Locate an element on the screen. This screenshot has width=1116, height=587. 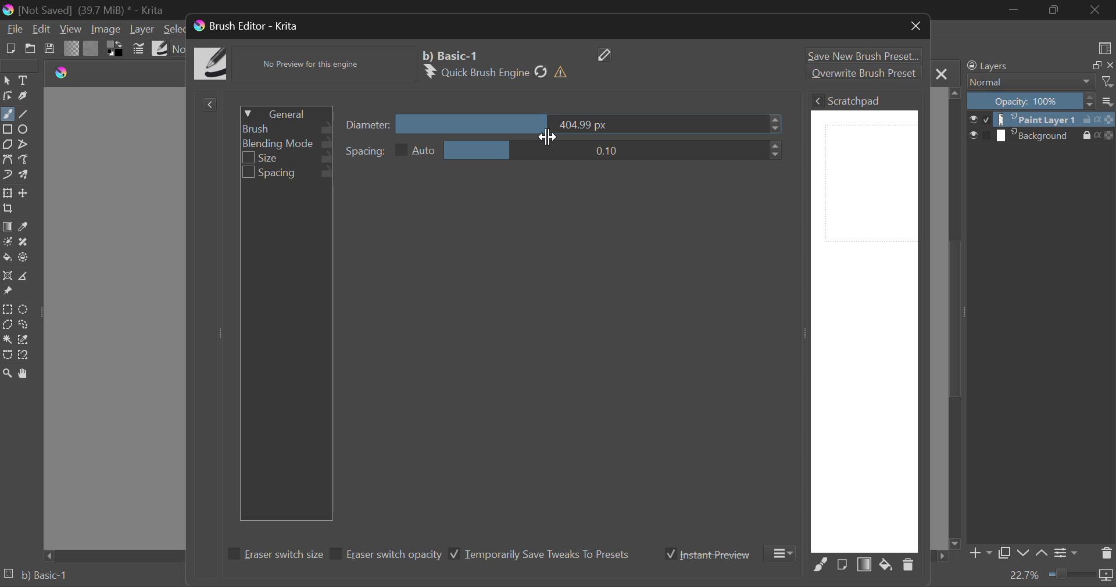
Eraser switch size is located at coordinates (273, 556).